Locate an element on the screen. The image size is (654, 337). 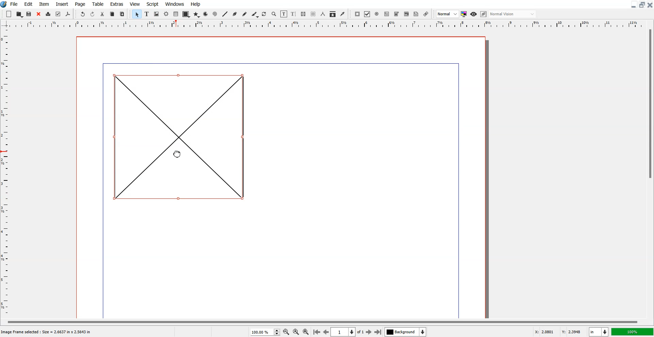
Select Image Preview Quality is located at coordinates (447, 14).